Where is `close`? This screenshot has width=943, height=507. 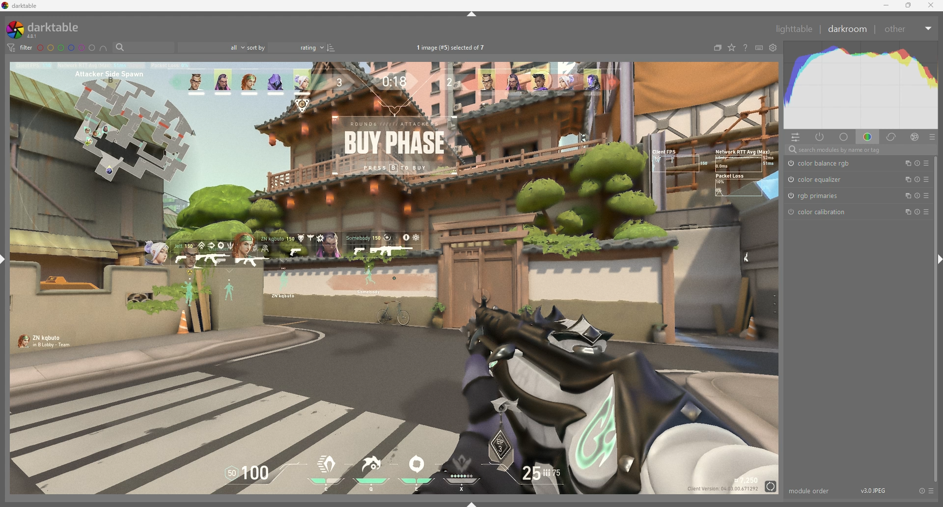 close is located at coordinates (931, 5).